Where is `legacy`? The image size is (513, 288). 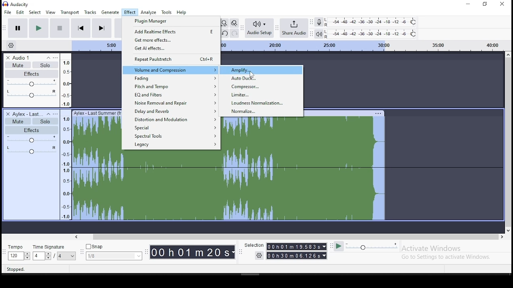 legacy is located at coordinates (174, 145).